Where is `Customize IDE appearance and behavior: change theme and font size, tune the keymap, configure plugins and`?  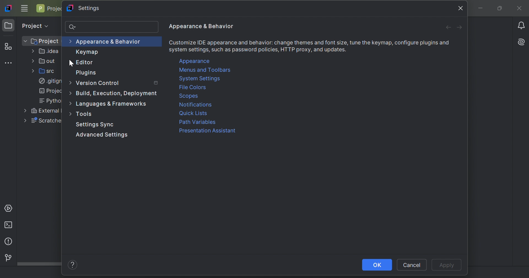
Customize IDE appearance and behavior: change theme and font size, tune the keymap, configure plugins and is located at coordinates (309, 42).